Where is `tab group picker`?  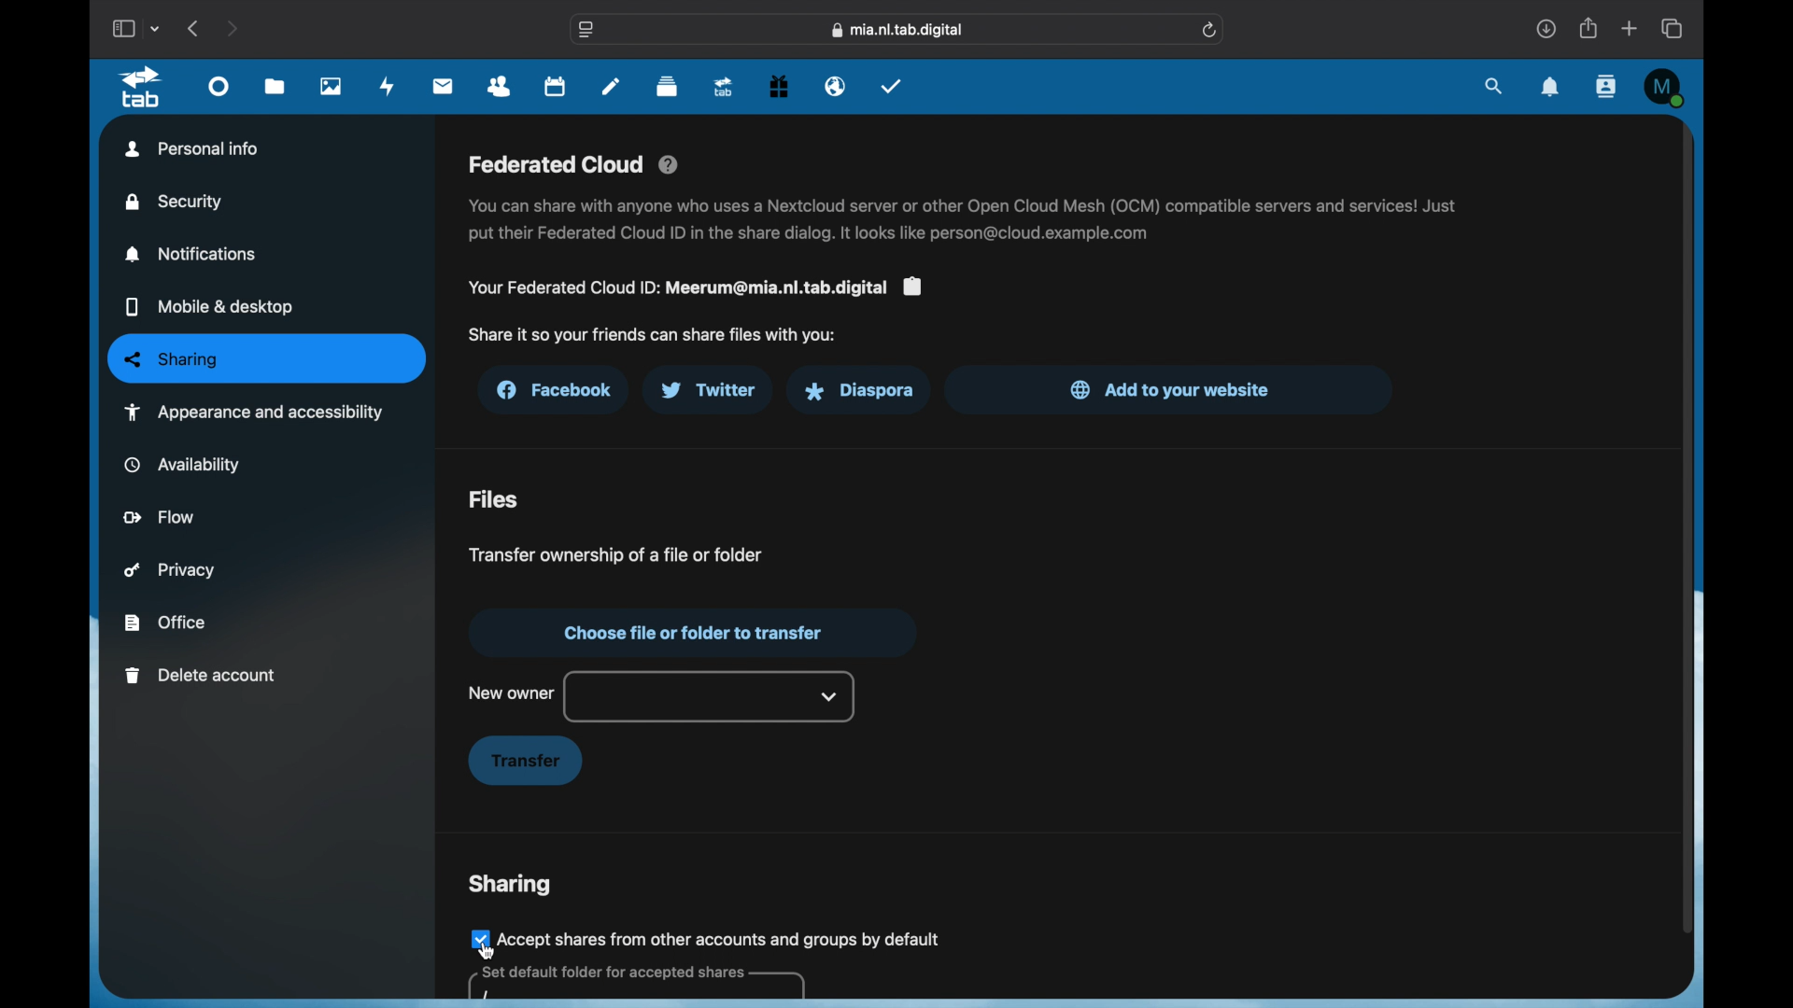
tab group picker is located at coordinates (158, 29).